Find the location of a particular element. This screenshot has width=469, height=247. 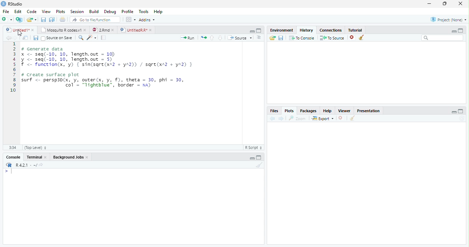

minimize is located at coordinates (454, 31).